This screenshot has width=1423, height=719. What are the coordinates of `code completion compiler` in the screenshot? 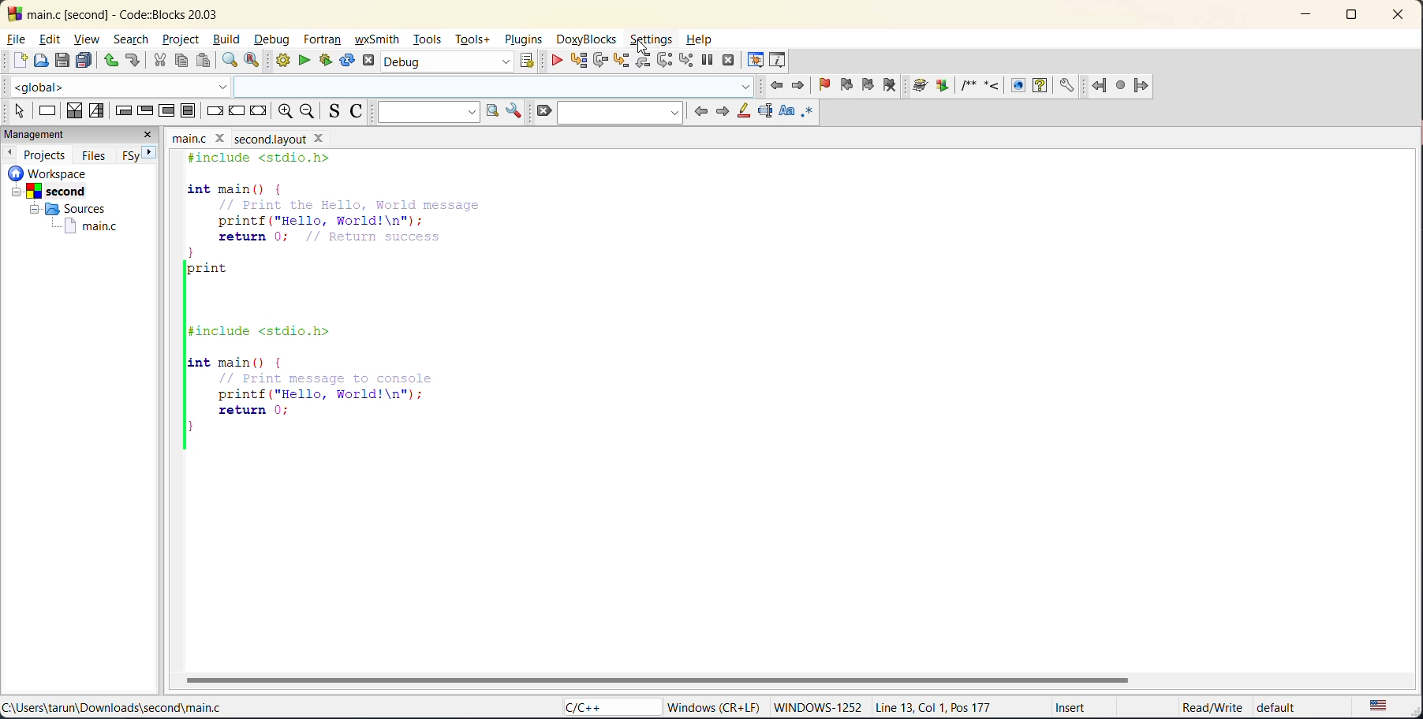 It's located at (383, 87).